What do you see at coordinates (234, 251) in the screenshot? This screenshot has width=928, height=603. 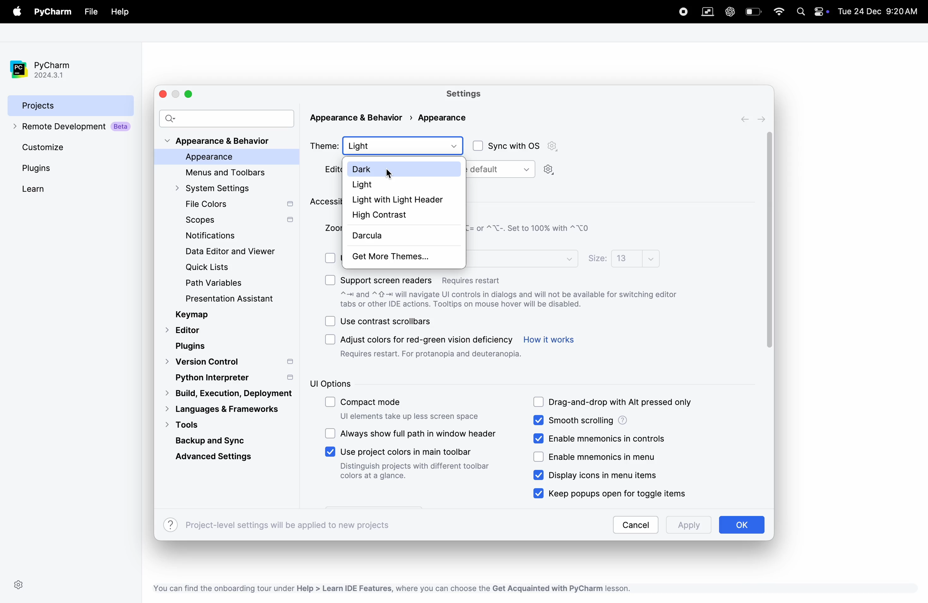 I see `data editor and viewer` at bounding box center [234, 251].